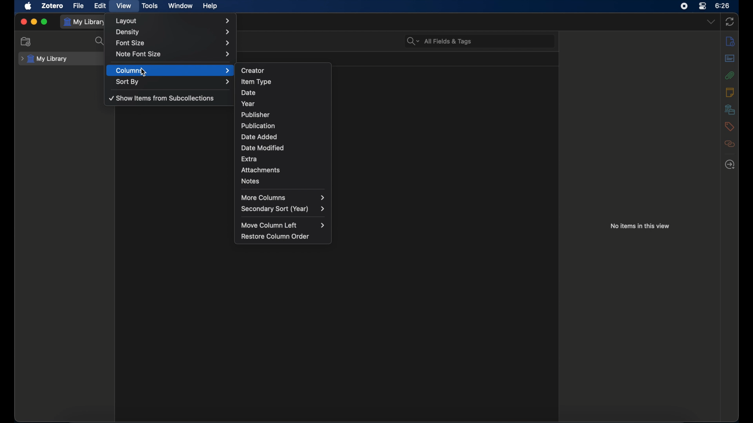 This screenshot has width=753, height=423. Describe the element at coordinates (100, 41) in the screenshot. I see `search` at that location.